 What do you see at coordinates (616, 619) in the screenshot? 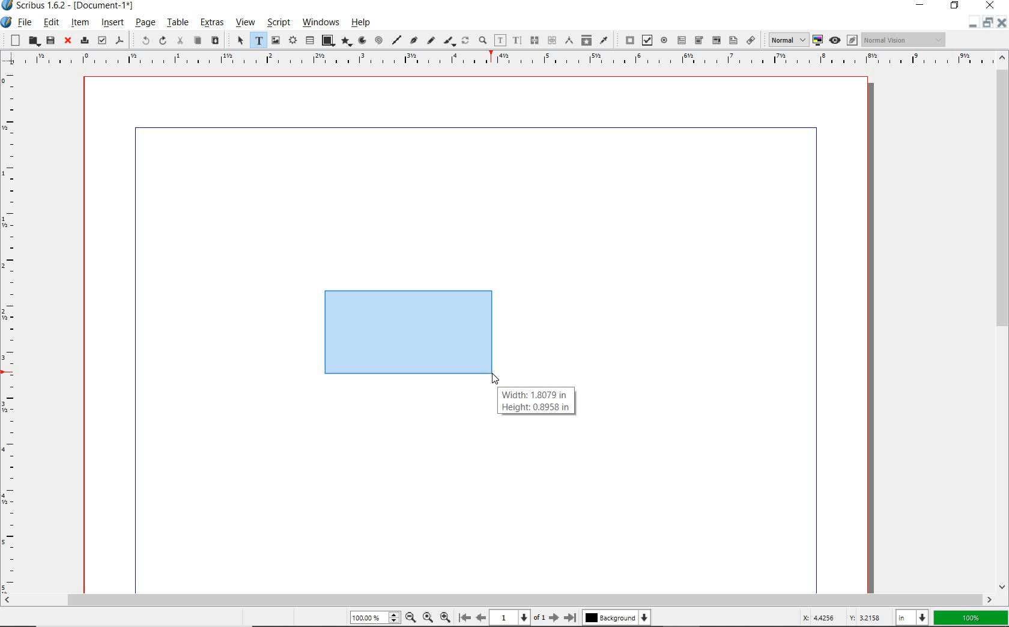
I see `Background` at bounding box center [616, 619].